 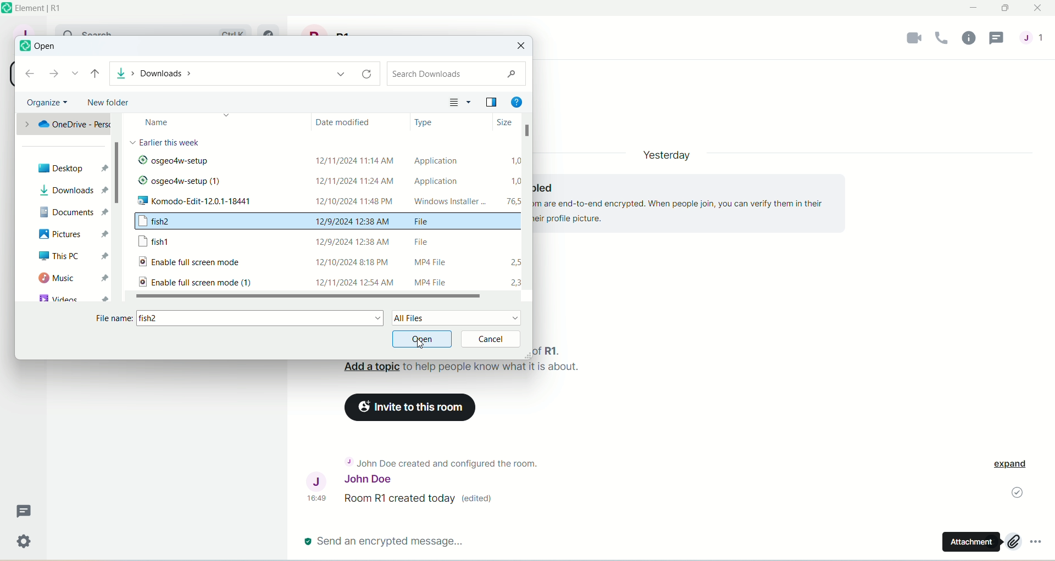 What do you see at coordinates (348, 125) in the screenshot?
I see `date modified` at bounding box center [348, 125].